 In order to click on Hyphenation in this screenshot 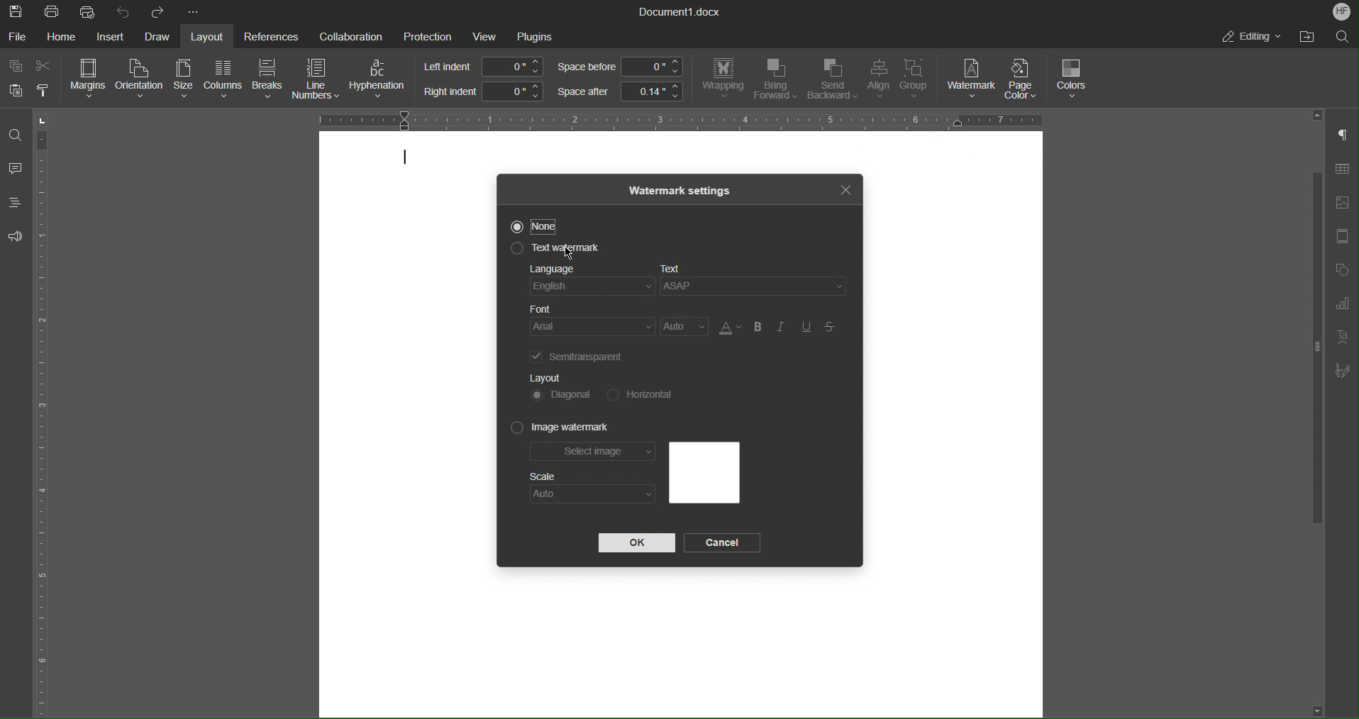, I will do `click(380, 79)`.